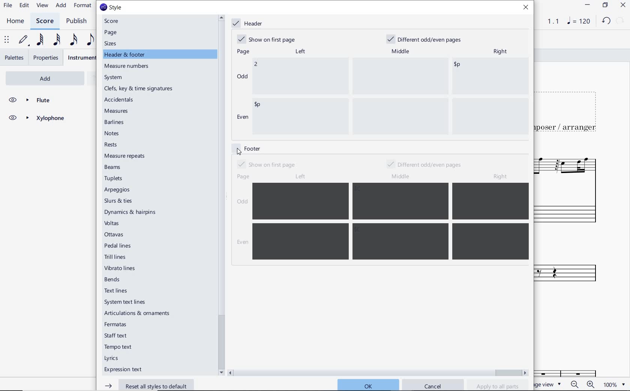 The height and width of the screenshot is (391, 630). I want to click on middle, so click(401, 50).